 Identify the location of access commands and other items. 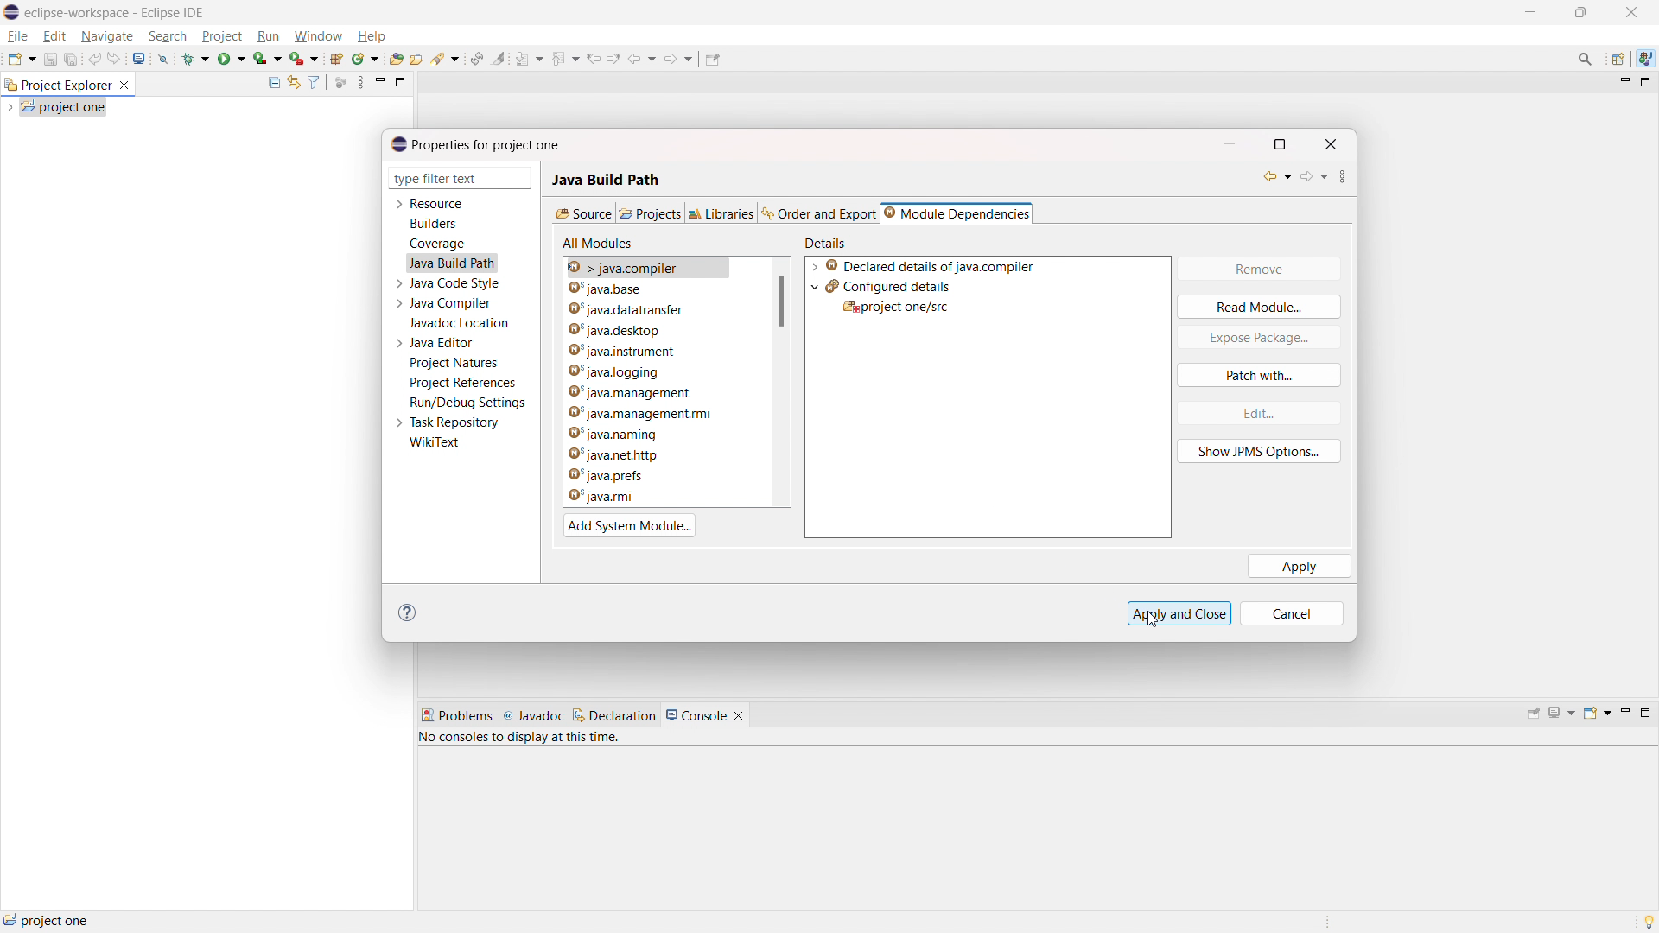
(1586, 58).